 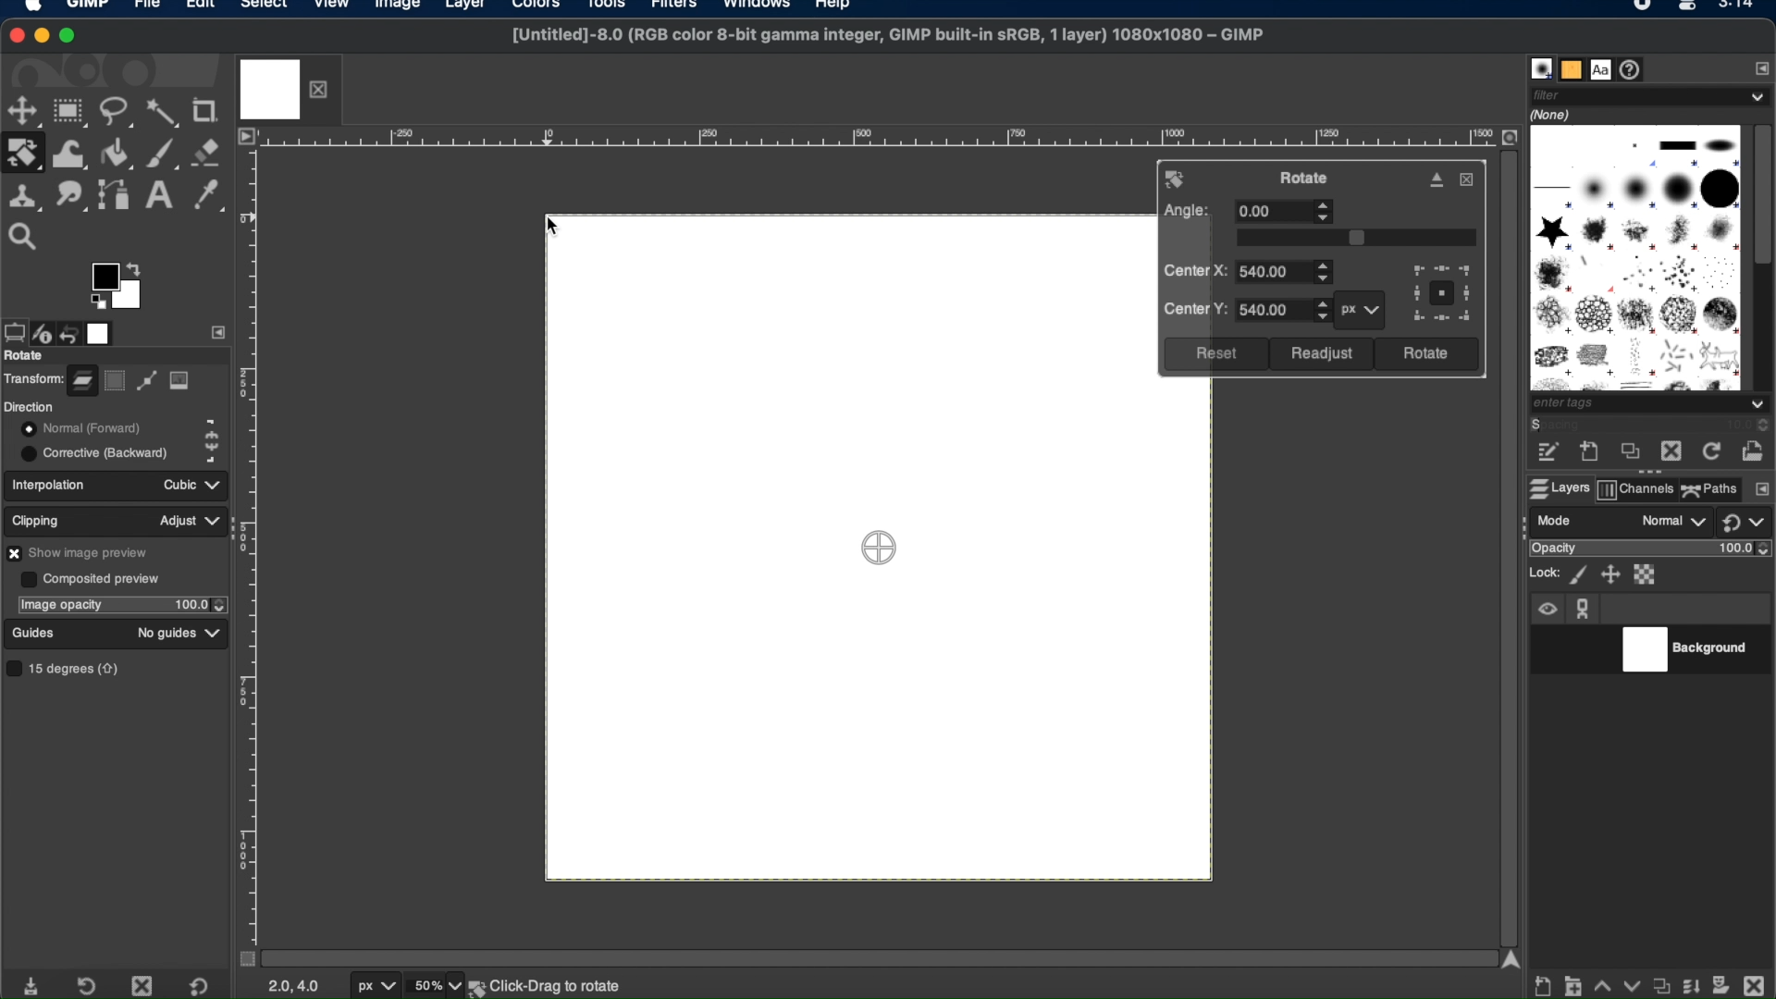 I want to click on adjust dropdown, so click(x=190, y=521).